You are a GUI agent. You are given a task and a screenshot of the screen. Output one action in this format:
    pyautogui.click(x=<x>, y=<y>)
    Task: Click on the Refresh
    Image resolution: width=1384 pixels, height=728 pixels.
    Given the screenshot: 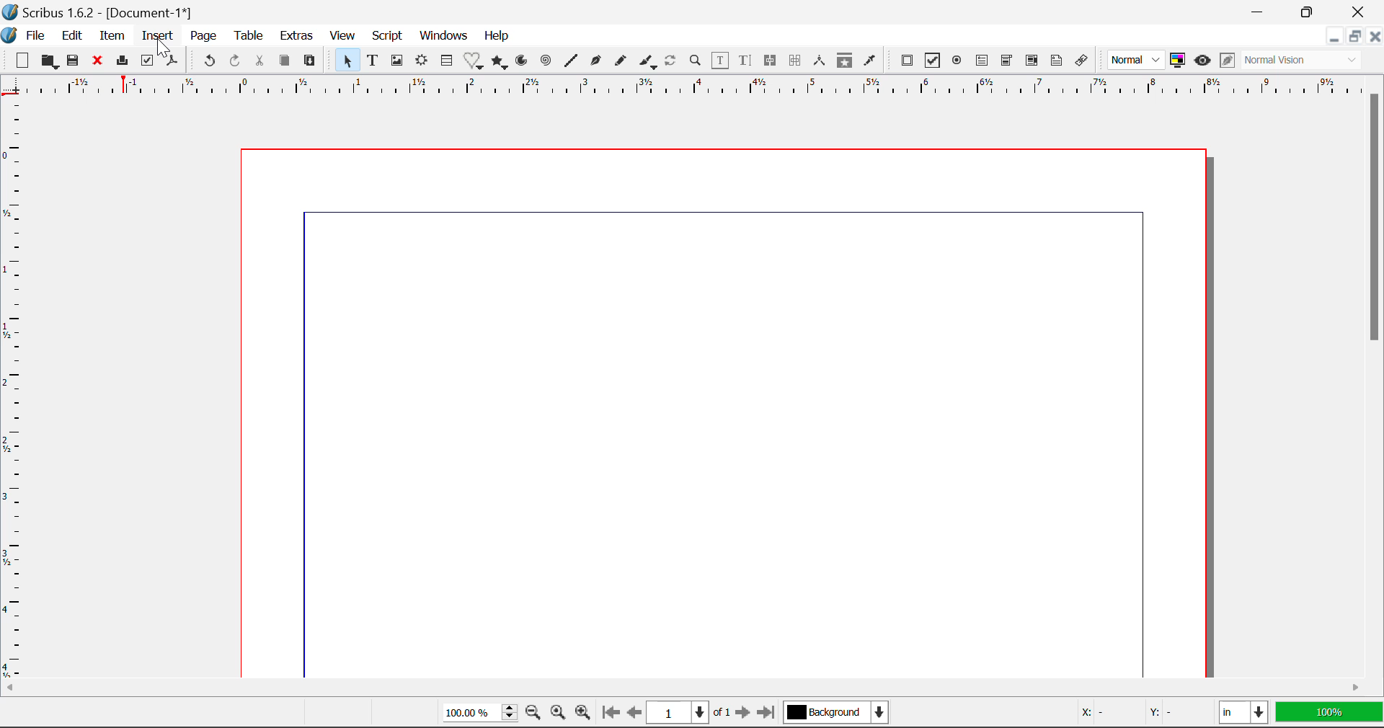 What is the action you would take?
    pyautogui.click(x=673, y=63)
    